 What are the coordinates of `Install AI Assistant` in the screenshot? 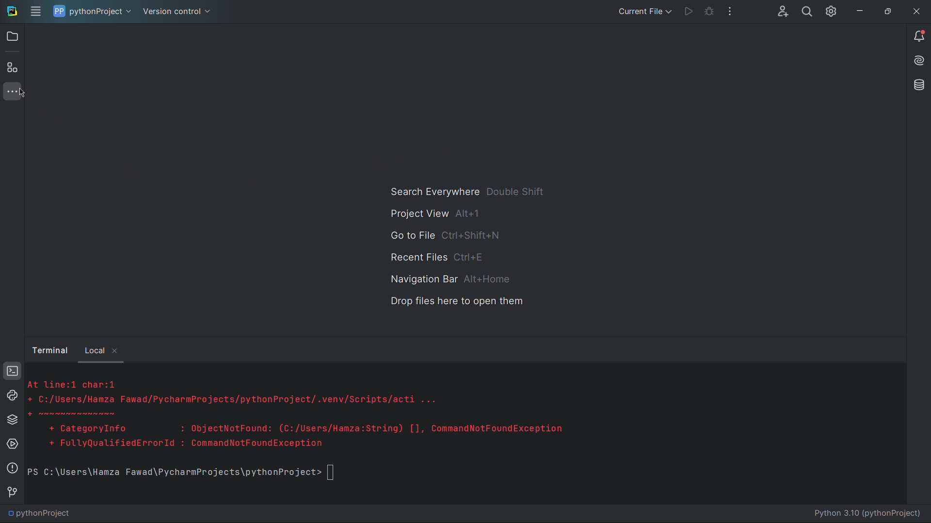 It's located at (917, 62).